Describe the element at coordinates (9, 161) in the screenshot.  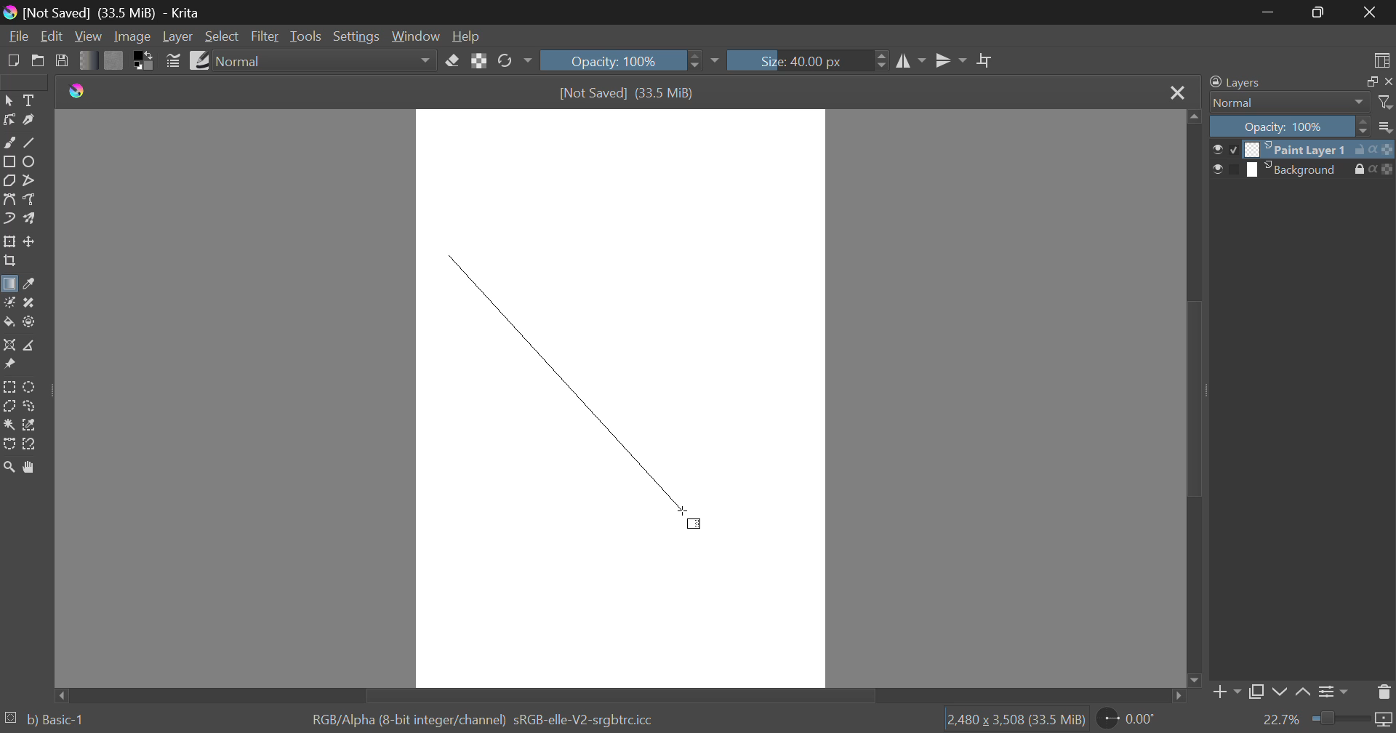
I see `Rectangle` at that location.